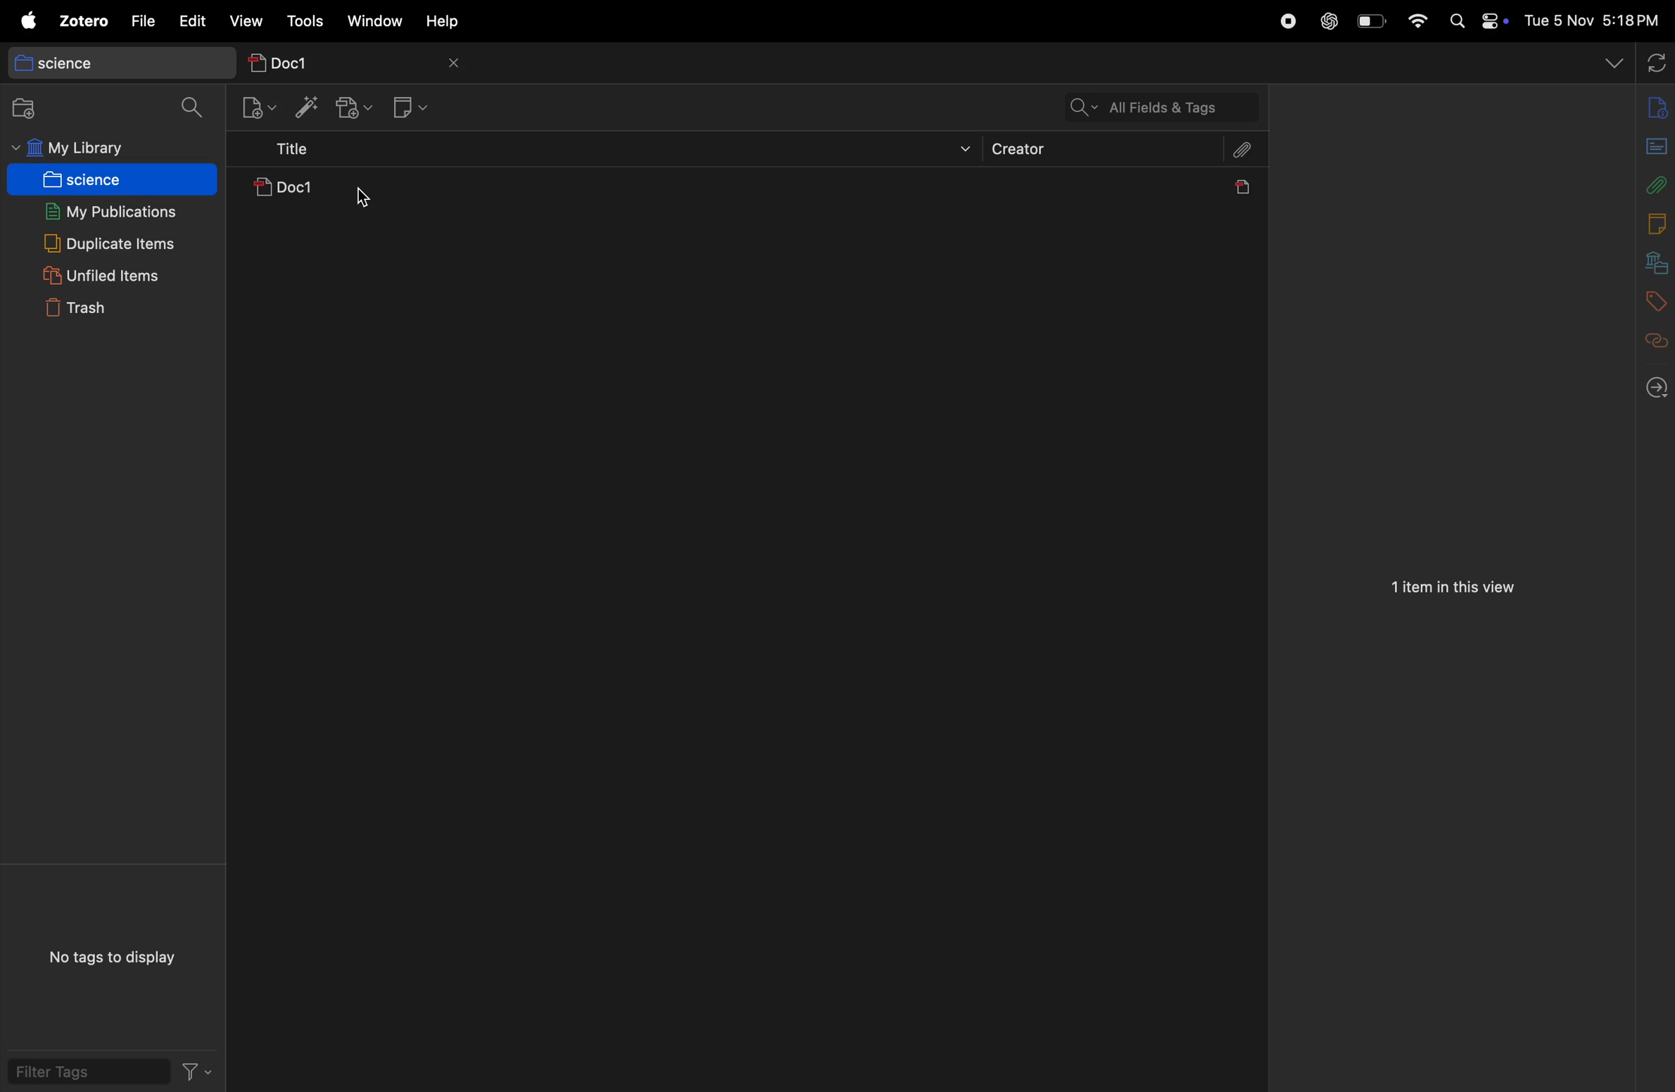  What do you see at coordinates (1239, 191) in the screenshot?
I see `doc` at bounding box center [1239, 191].